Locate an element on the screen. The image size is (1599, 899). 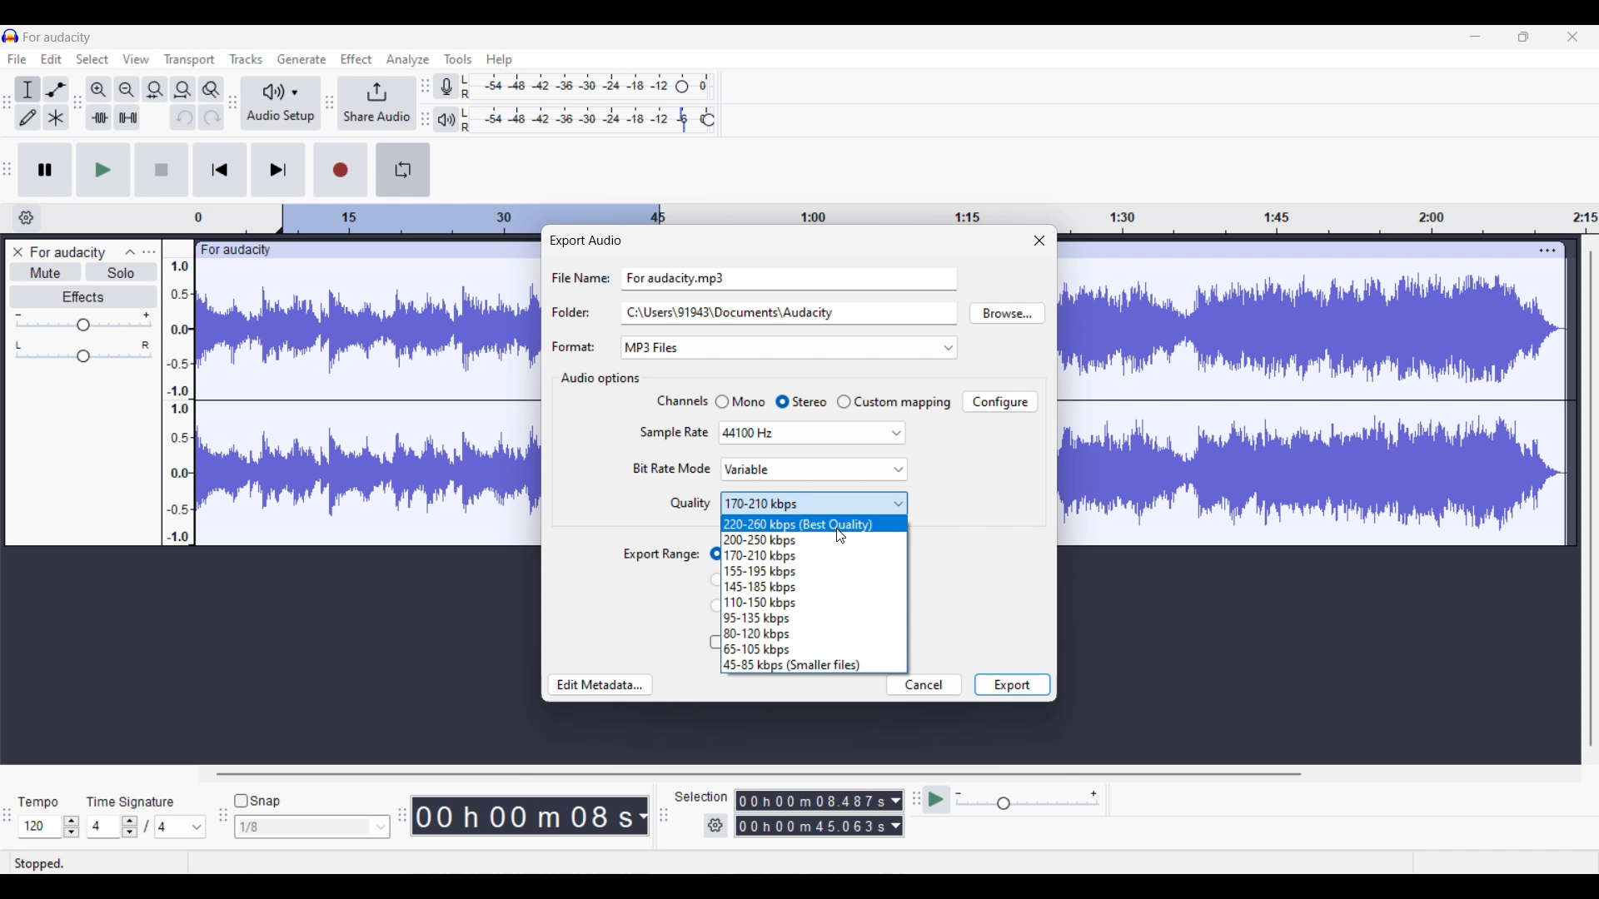
Selection settings is located at coordinates (716, 826).